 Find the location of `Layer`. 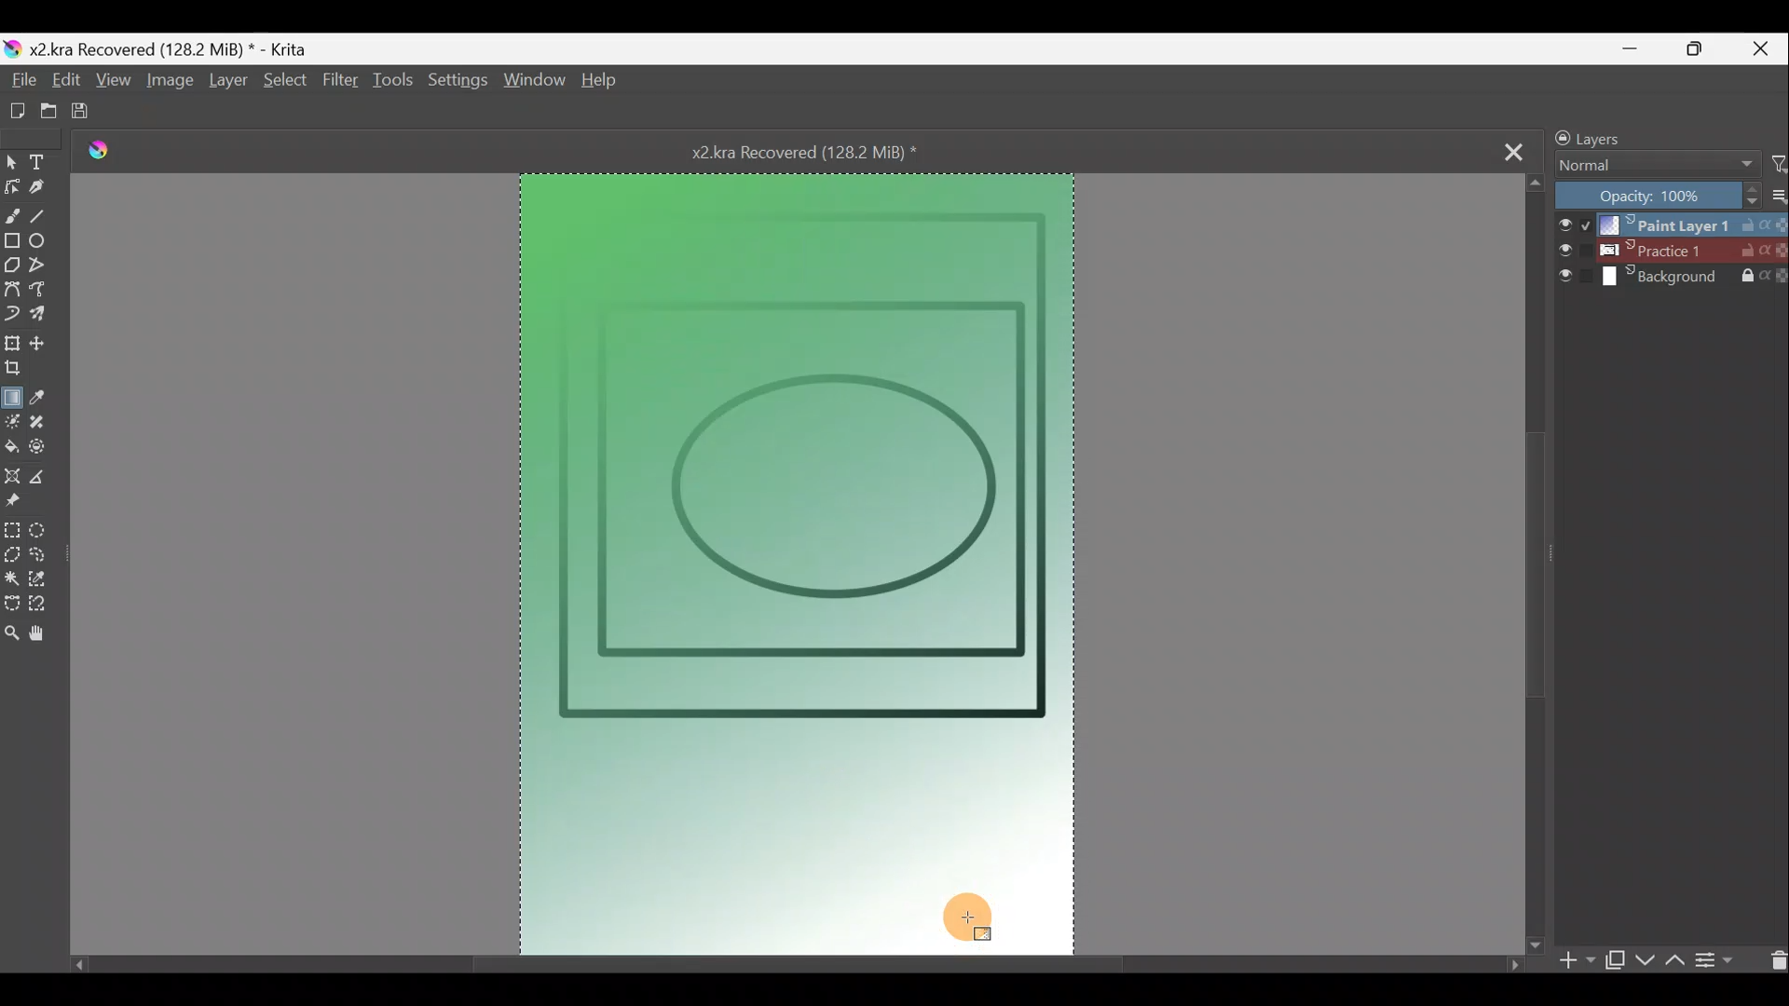

Layer is located at coordinates (227, 84).